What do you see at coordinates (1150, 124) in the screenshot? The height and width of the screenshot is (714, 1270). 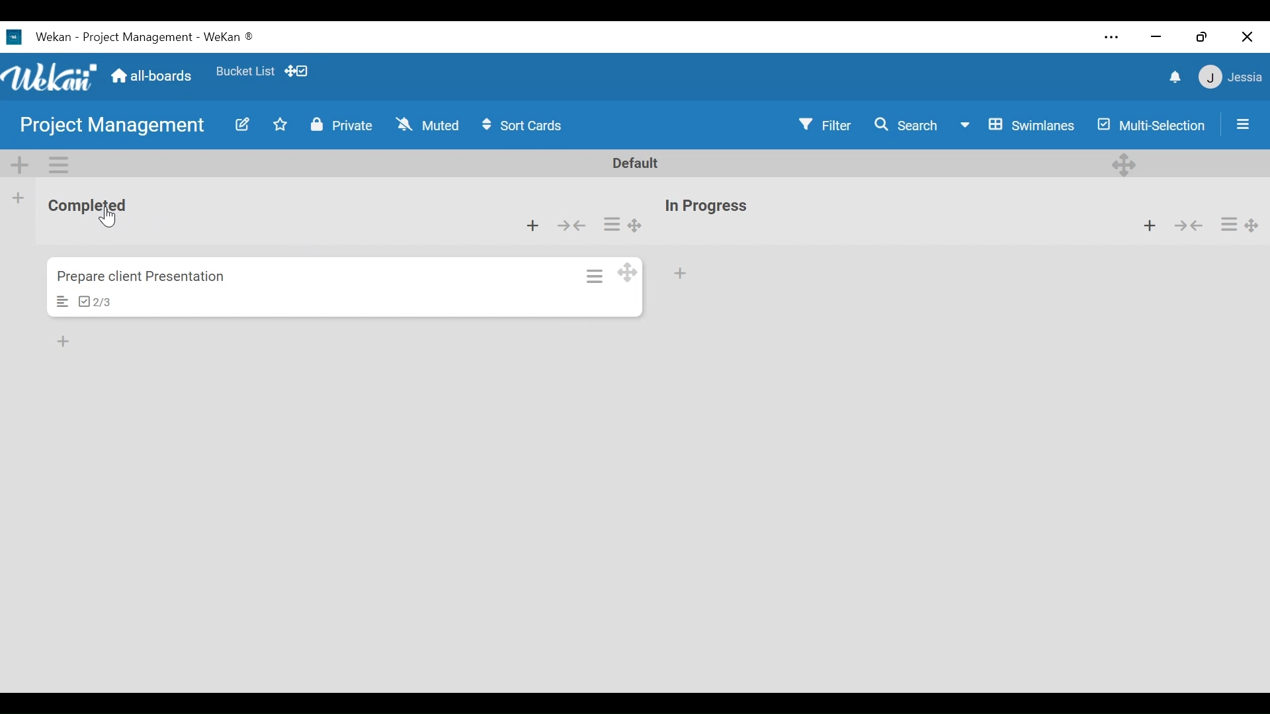 I see `Multi-selection` at bounding box center [1150, 124].